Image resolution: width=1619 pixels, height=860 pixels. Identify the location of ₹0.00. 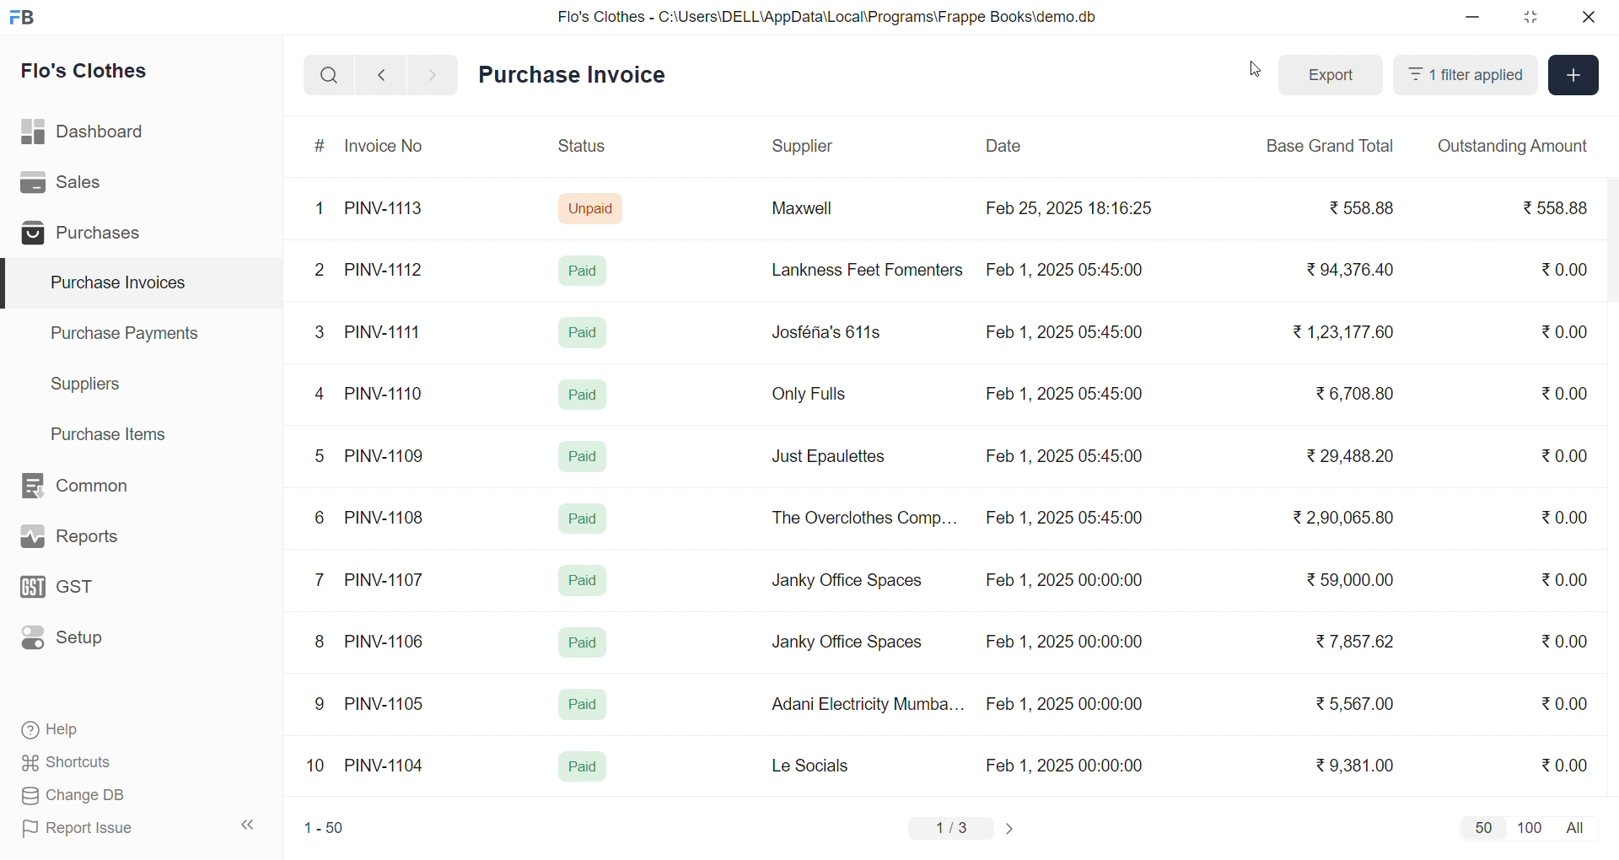
(1562, 271).